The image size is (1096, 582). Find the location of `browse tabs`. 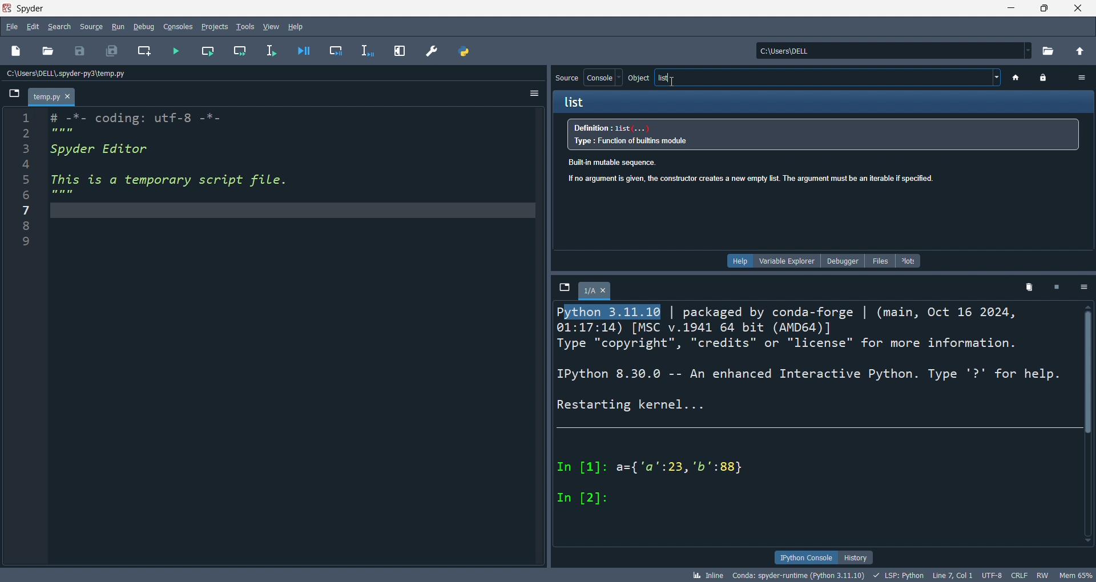

browse tabs is located at coordinates (14, 94).